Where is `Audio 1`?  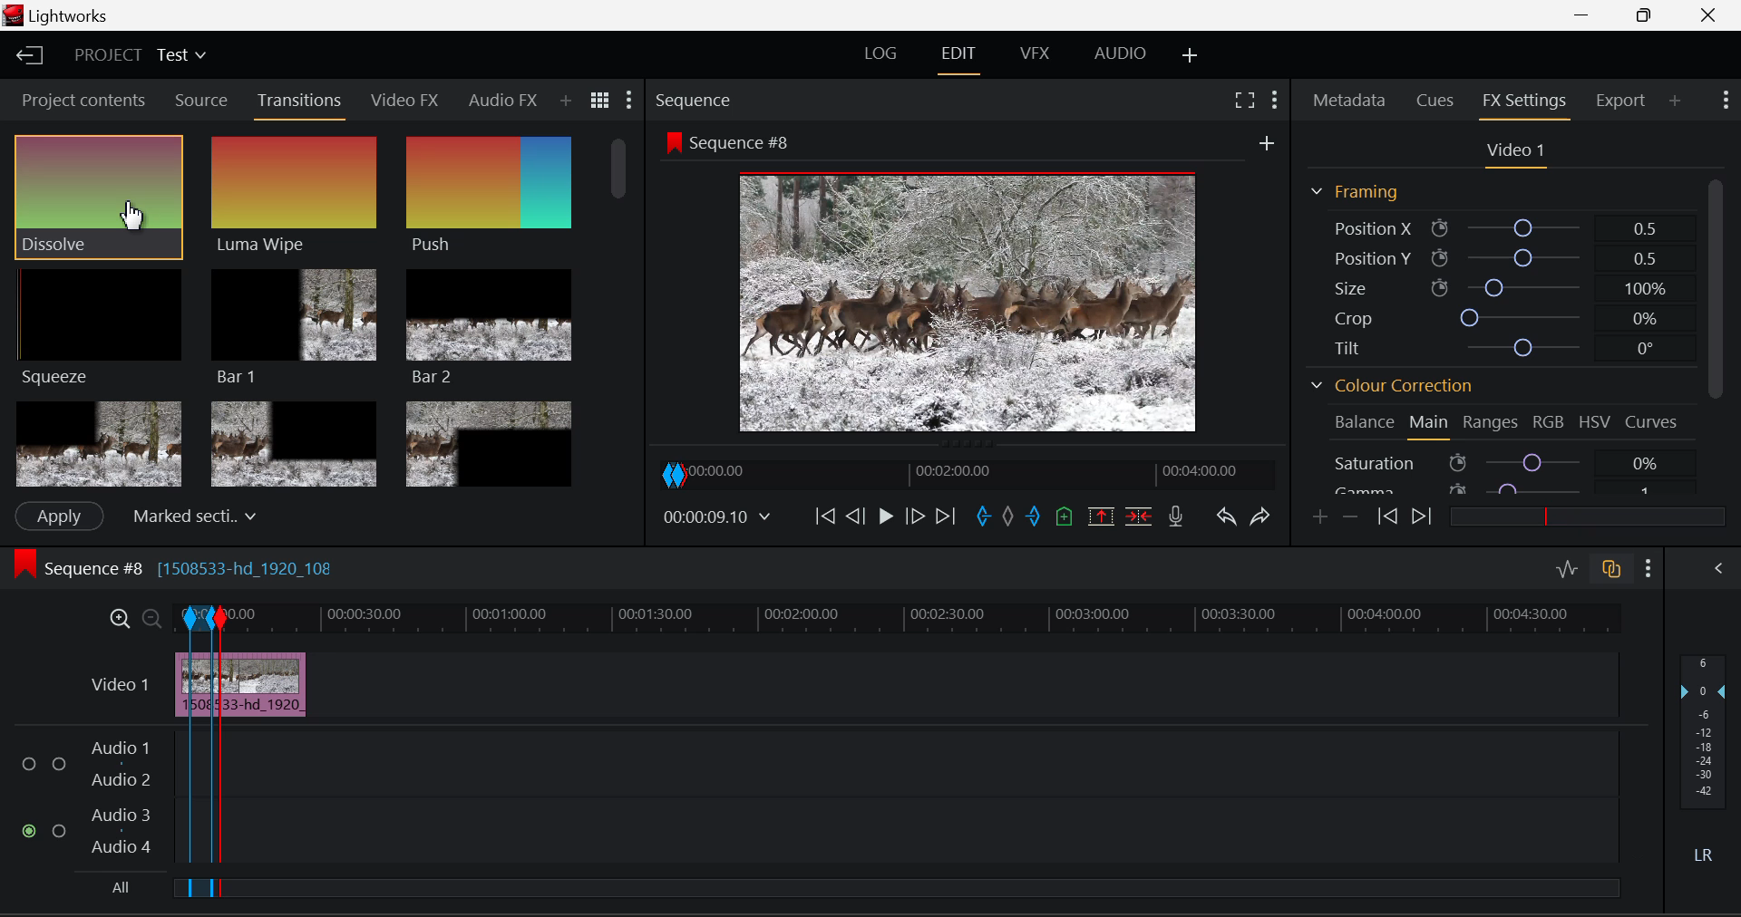
Audio 1 is located at coordinates (122, 748).